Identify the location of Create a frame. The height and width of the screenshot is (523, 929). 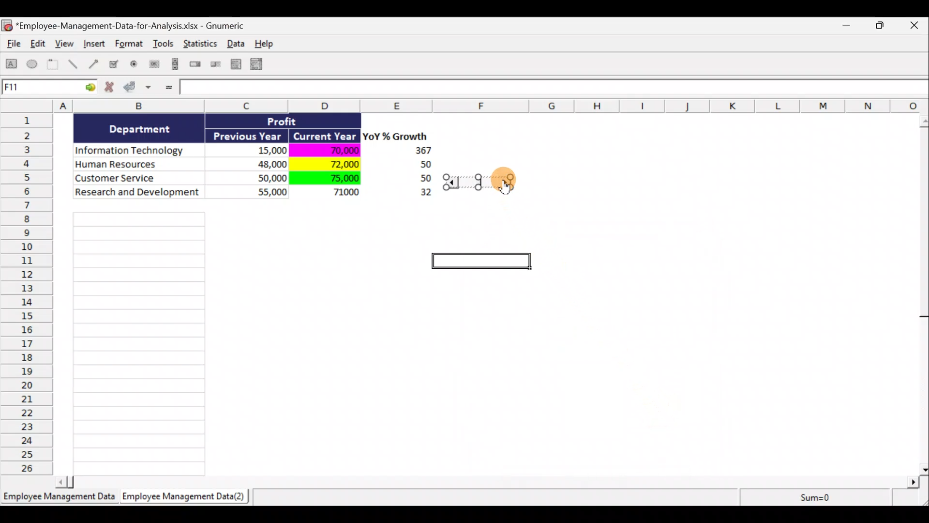
(53, 65).